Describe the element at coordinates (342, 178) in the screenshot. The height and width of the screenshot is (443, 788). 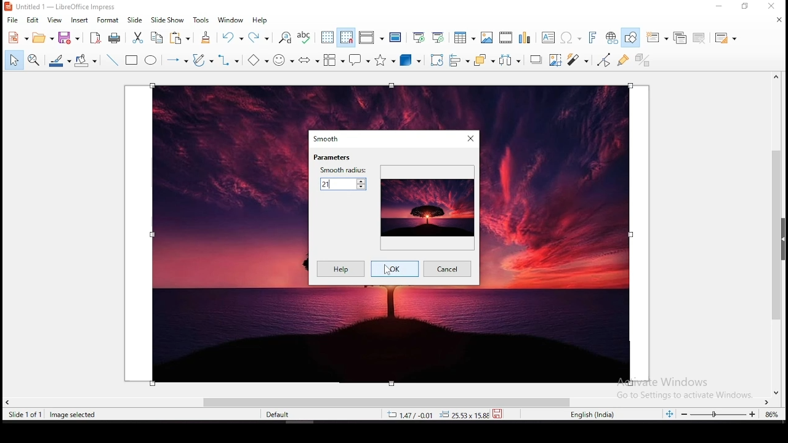
I see `smooth radius` at that location.